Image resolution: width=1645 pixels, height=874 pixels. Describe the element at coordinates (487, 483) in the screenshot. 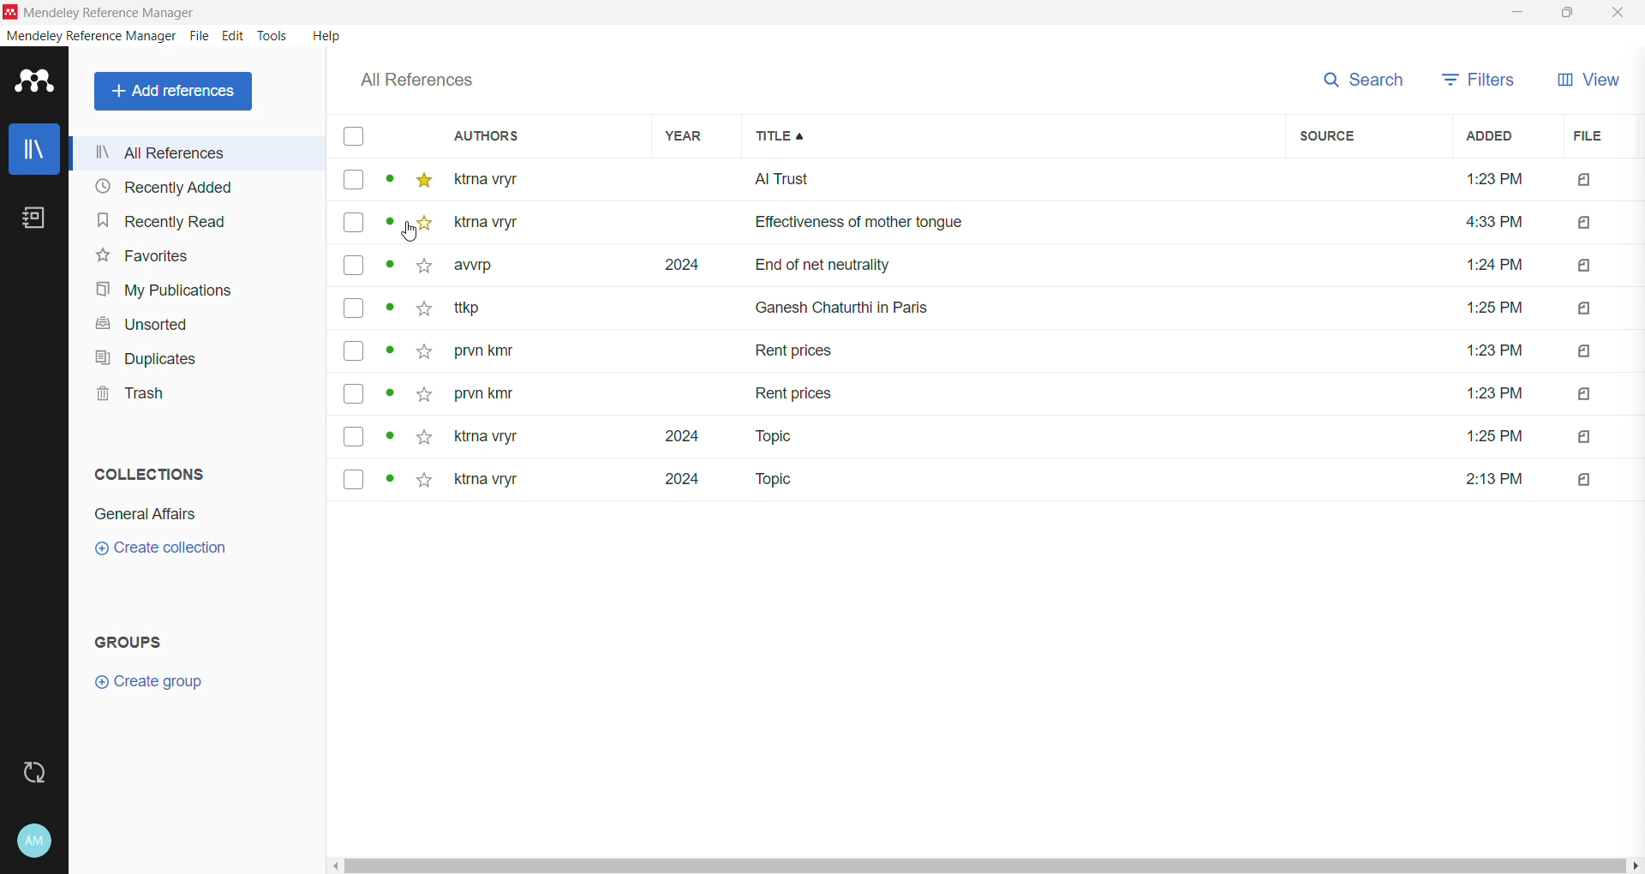

I see `ktma vryr` at that location.